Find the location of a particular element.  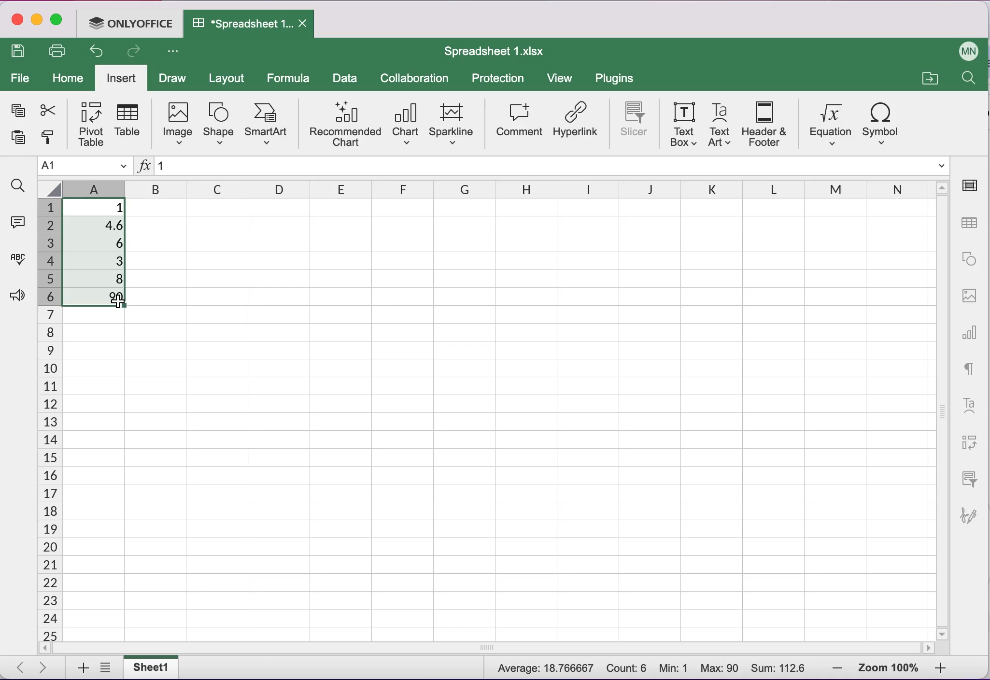

insert is located at coordinates (121, 77).